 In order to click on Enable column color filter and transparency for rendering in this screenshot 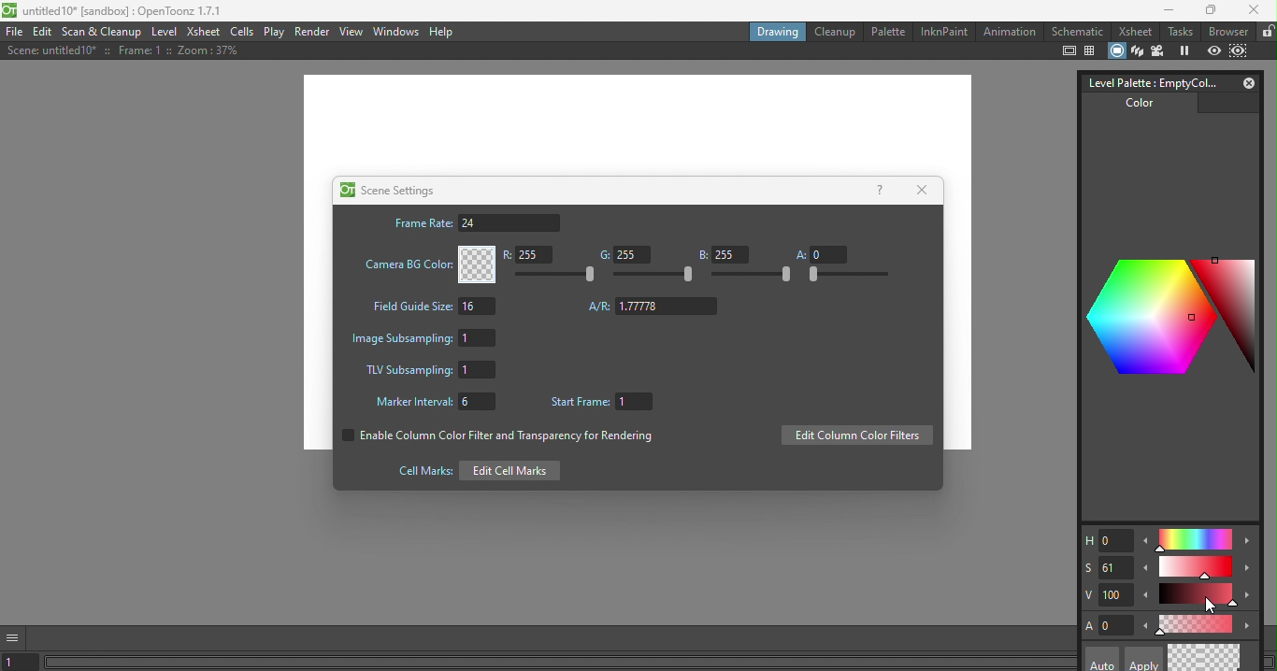, I will do `click(495, 438)`.